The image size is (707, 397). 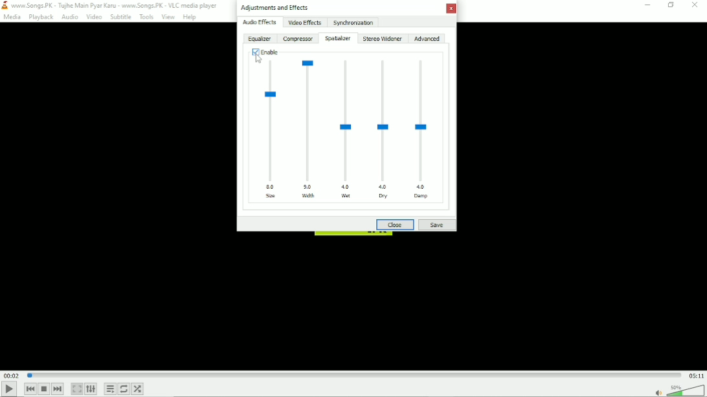 I want to click on Show extended settings, so click(x=91, y=389).